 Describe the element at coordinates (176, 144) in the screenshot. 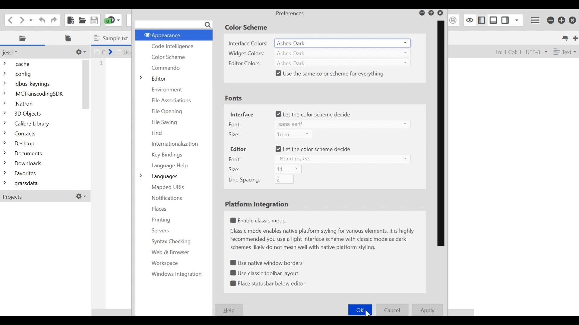

I see `Internationalization` at that location.